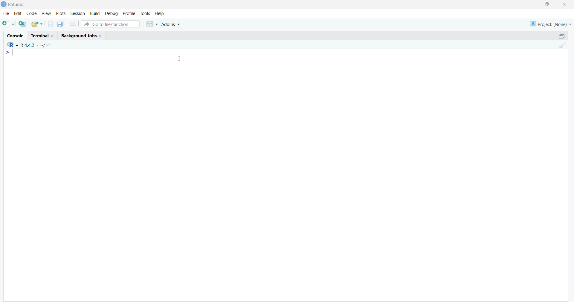 This screenshot has width=574, height=302. I want to click on R. 4.4.2 ~/, so click(32, 45).